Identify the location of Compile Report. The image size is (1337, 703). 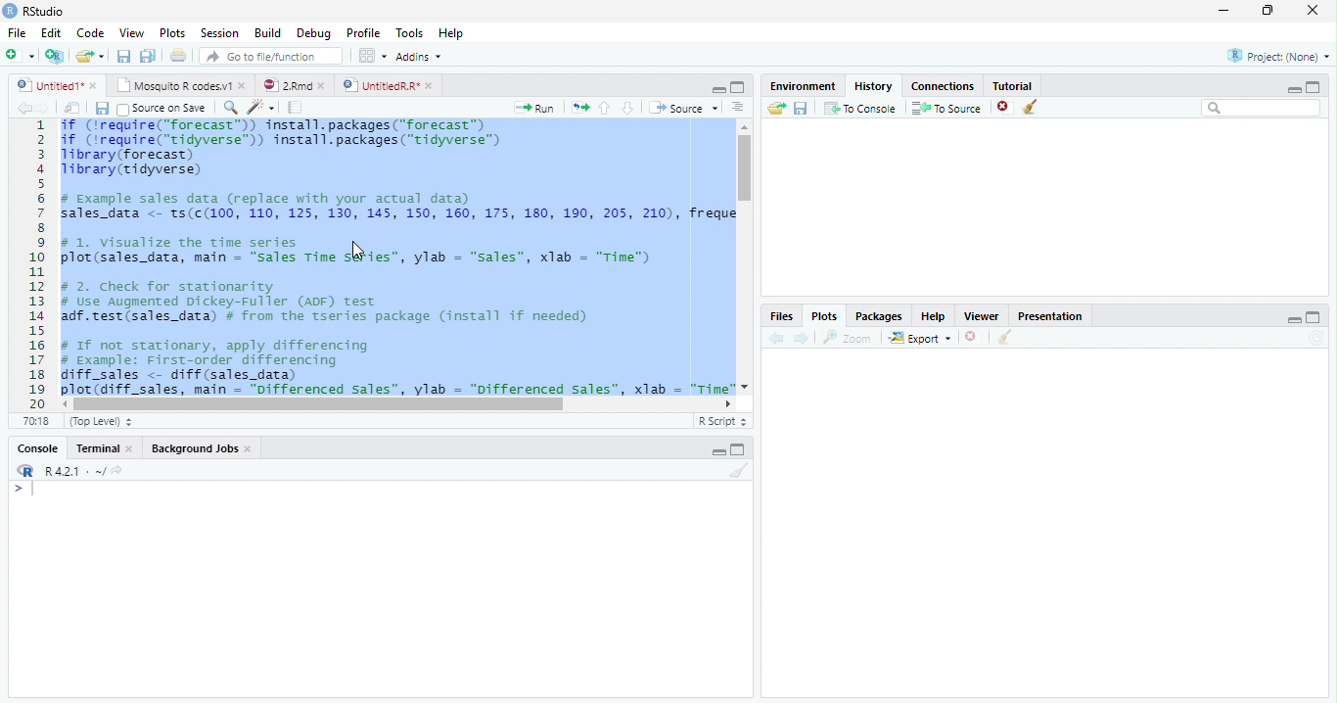
(297, 107).